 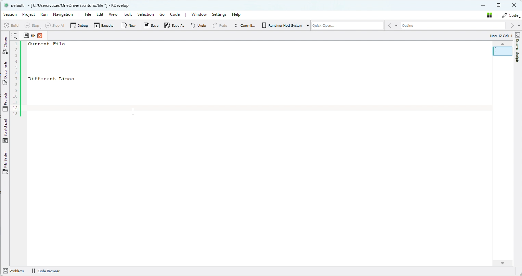 I want to click on Outline, so click(x=454, y=25).